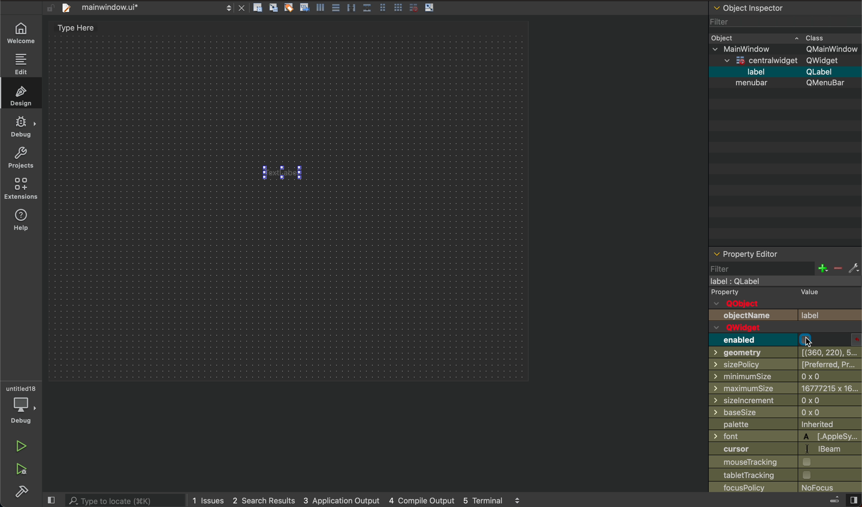 This screenshot has width=862, height=507. I want to click on close slidebar, so click(841, 500).